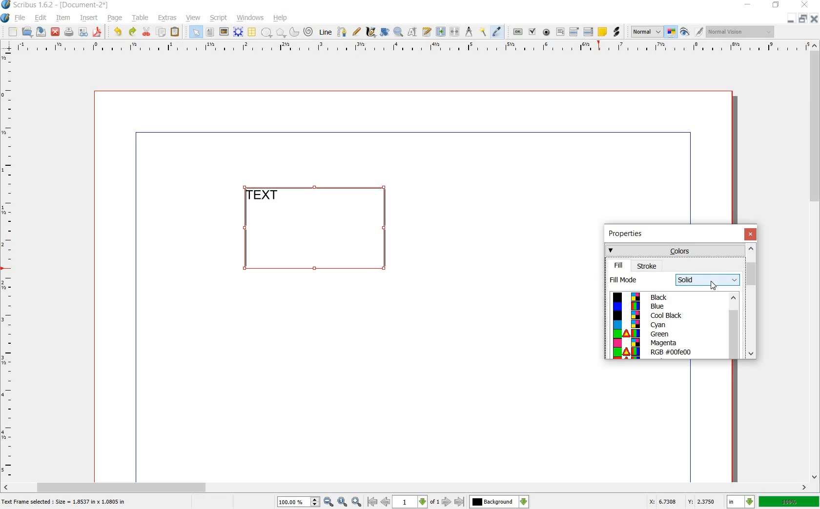 This screenshot has height=509, width=820. I want to click on zoom in, so click(357, 502).